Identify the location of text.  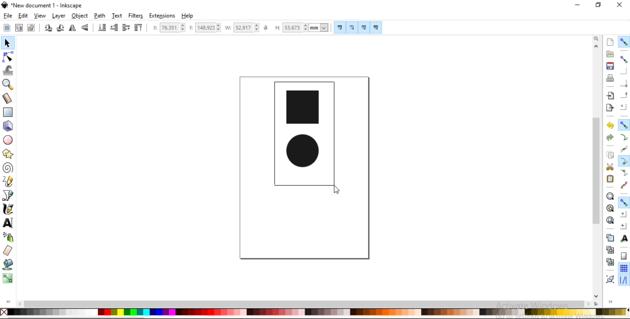
(118, 15).